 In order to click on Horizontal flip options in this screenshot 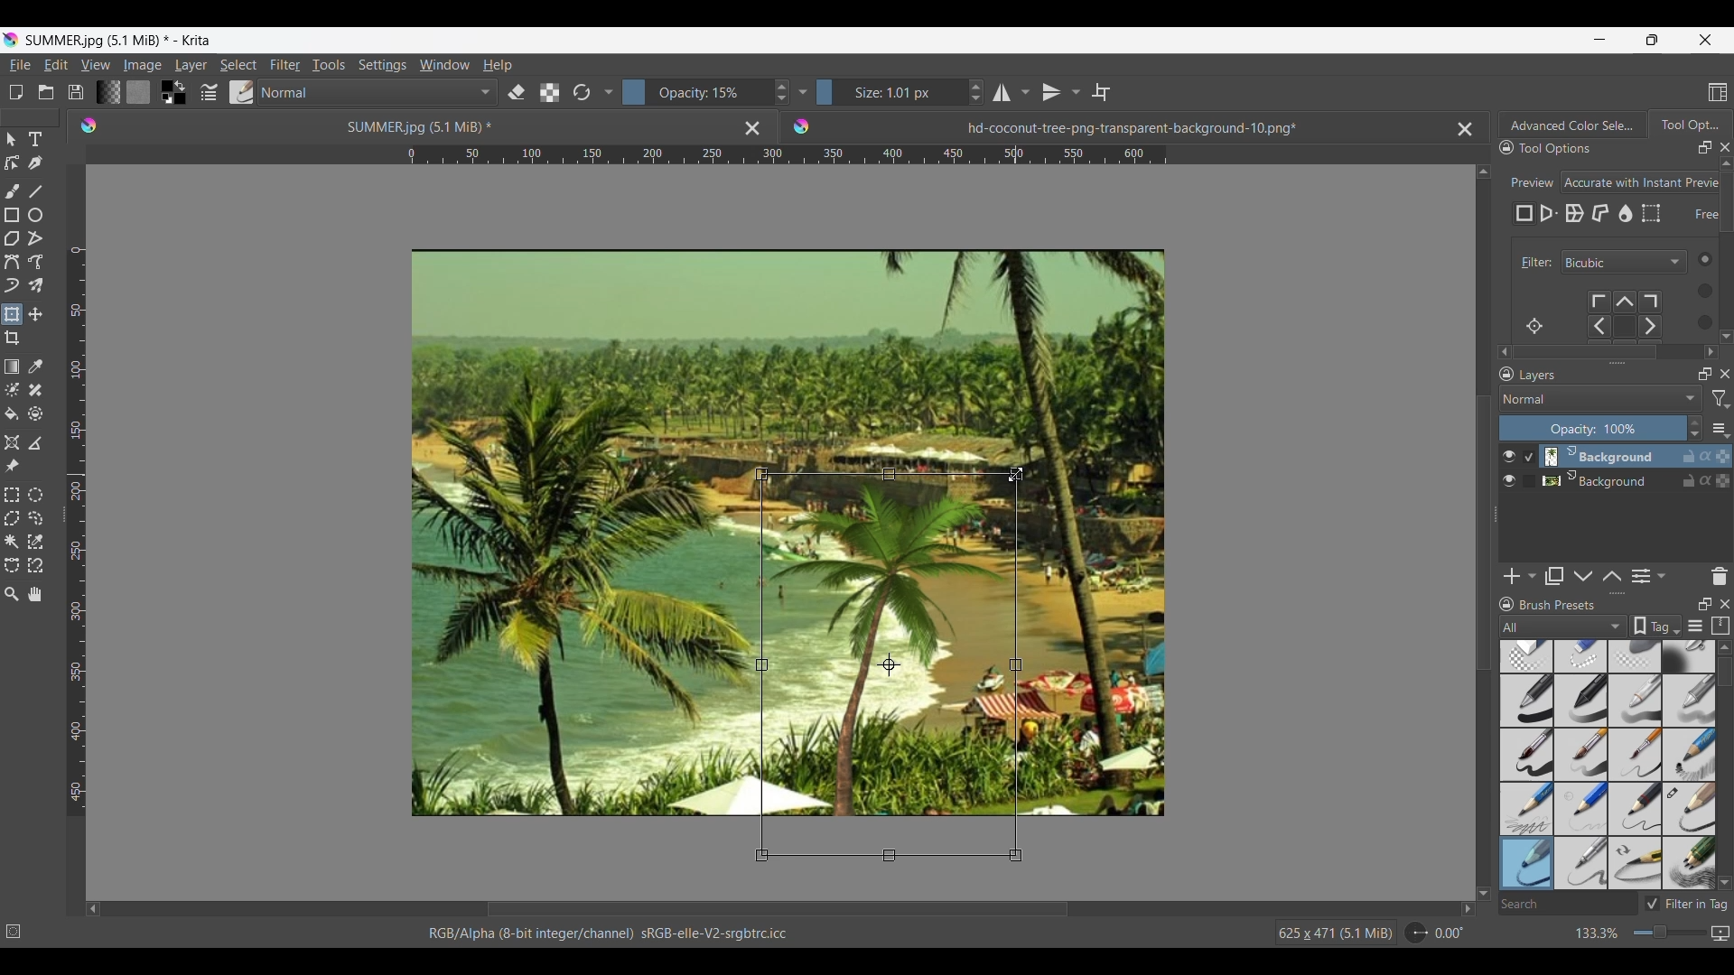, I will do `click(1025, 92)`.